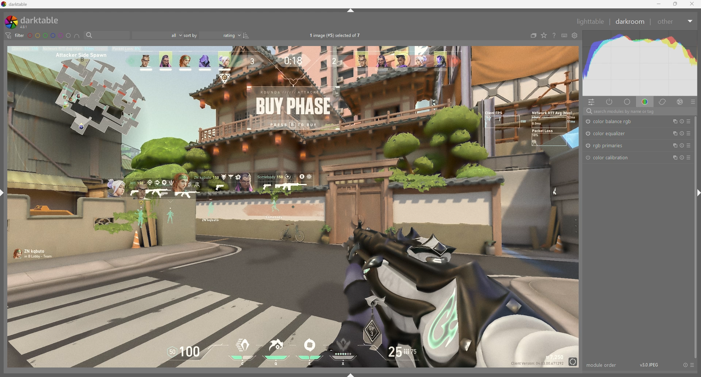  What do you see at coordinates (676, 22) in the screenshot?
I see `other` at bounding box center [676, 22].